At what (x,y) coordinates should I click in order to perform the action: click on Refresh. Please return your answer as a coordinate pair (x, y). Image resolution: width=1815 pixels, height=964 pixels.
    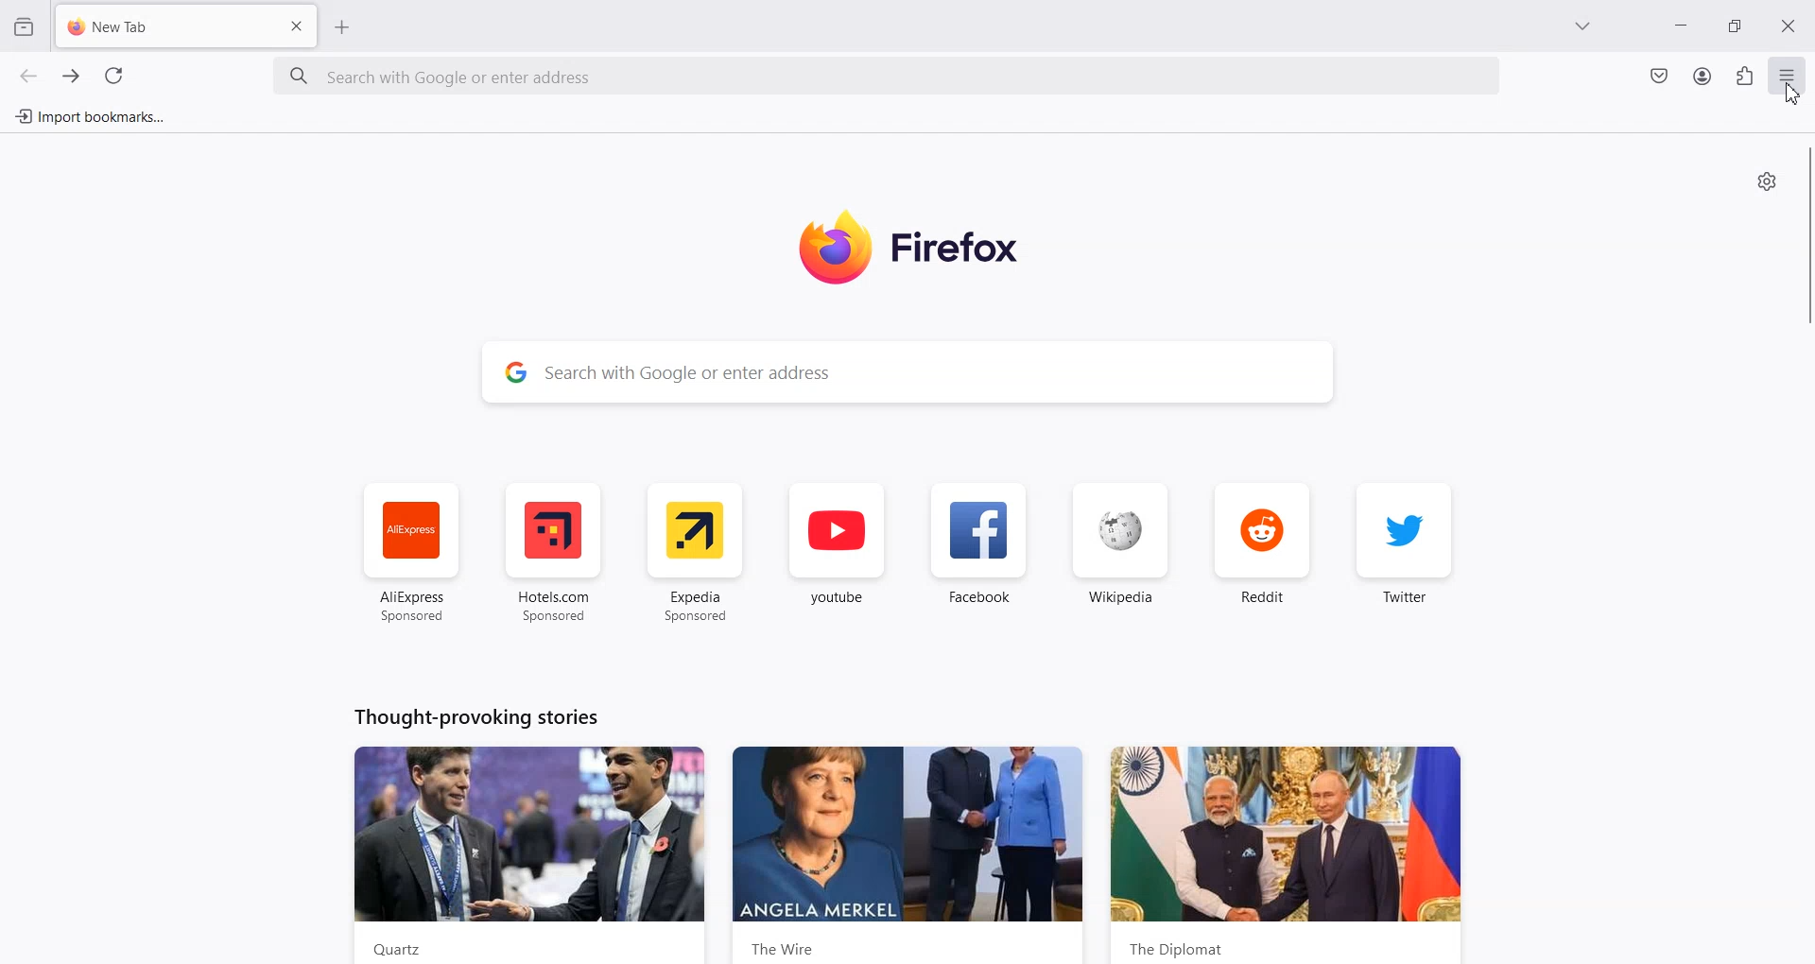
    Looking at the image, I should click on (114, 76).